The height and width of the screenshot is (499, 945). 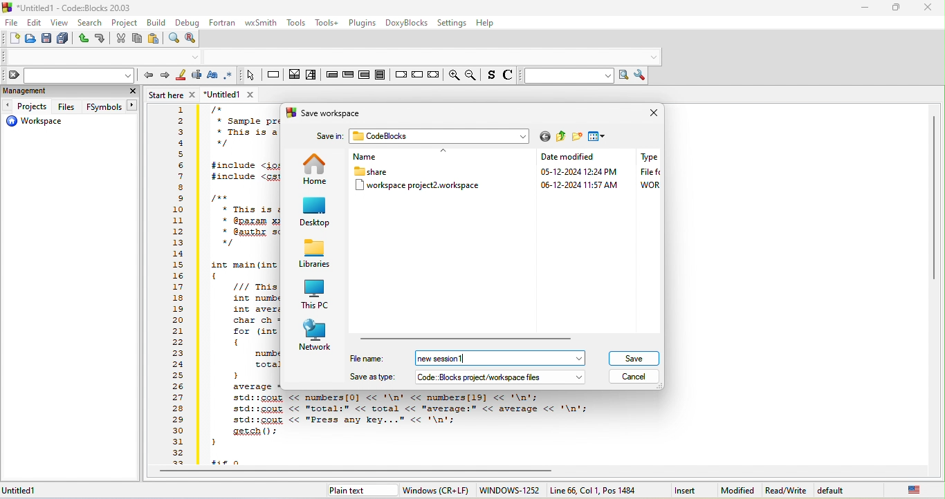 I want to click on view menu, so click(x=598, y=137).